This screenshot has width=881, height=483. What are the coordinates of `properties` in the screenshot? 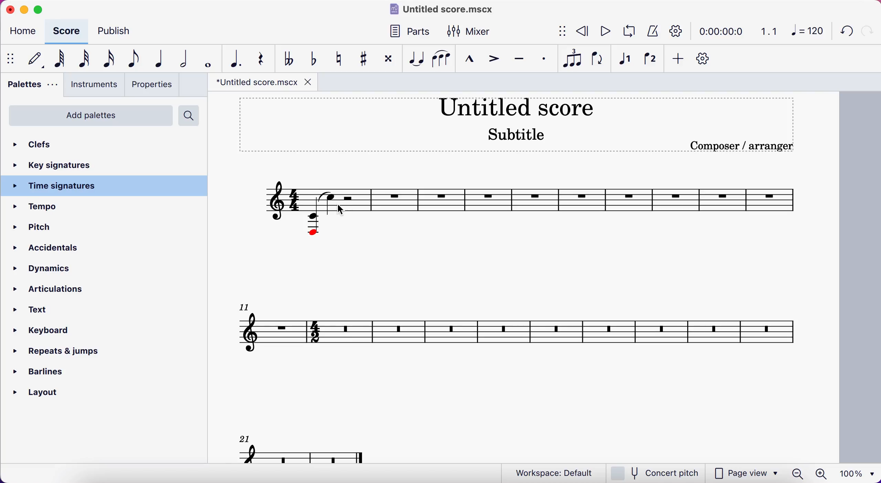 It's located at (155, 85).